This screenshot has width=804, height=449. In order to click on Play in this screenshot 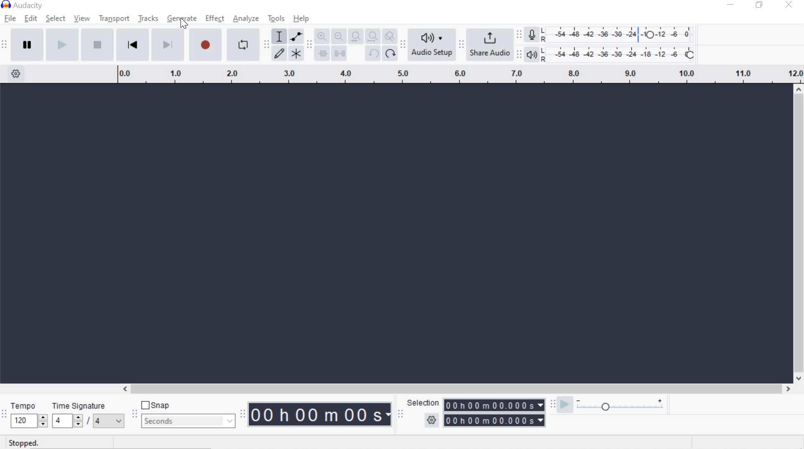, I will do `click(62, 44)`.